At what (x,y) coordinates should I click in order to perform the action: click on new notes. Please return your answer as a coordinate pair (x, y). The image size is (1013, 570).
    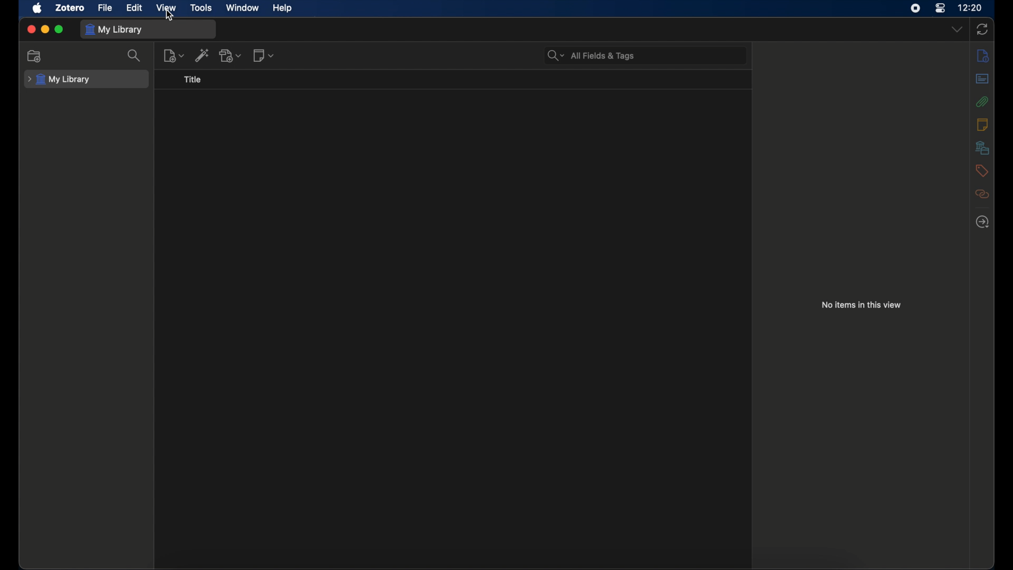
    Looking at the image, I should click on (264, 55).